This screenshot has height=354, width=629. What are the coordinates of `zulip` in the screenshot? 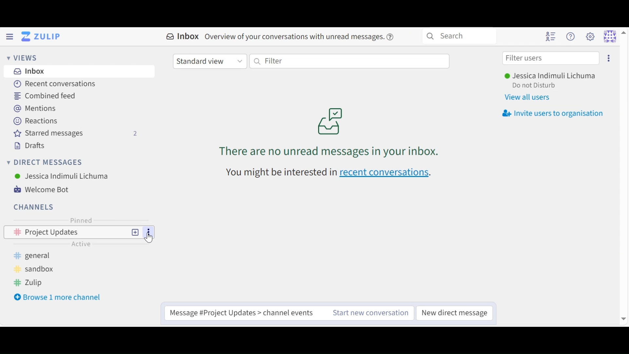 It's located at (28, 282).